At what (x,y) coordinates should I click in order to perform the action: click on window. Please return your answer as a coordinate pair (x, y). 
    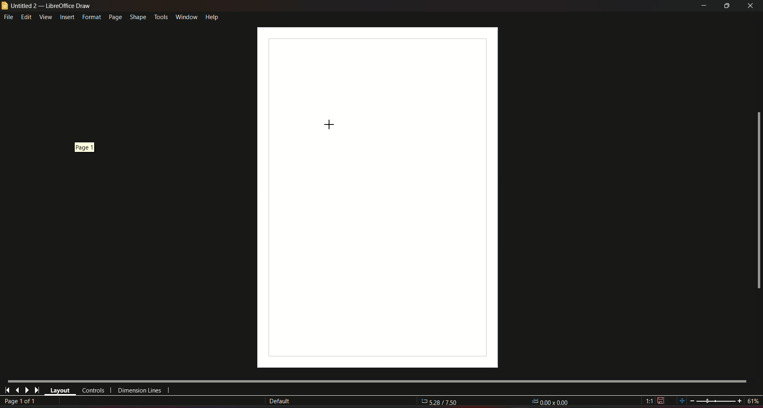
    Looking at the image, I should click on (186, 16).